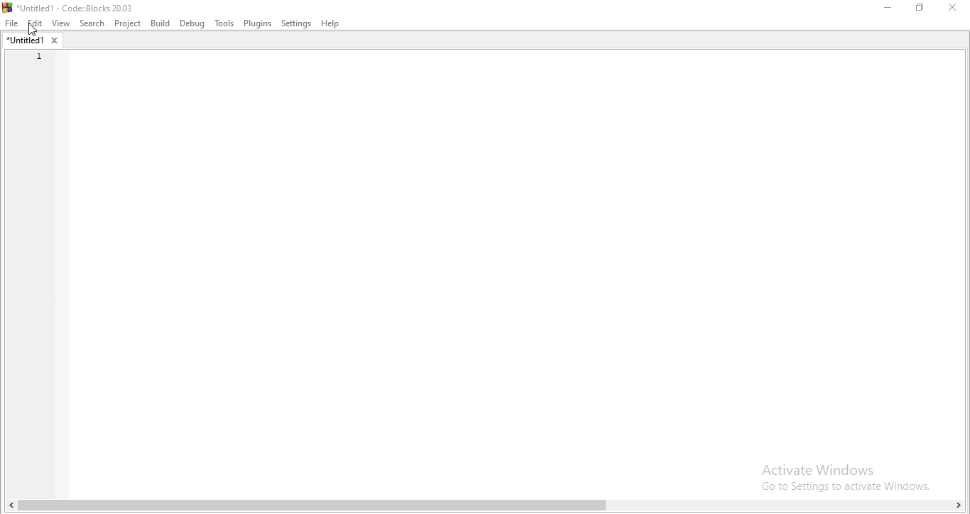 This screenshot has height=514, width=970. What do you see at coordinates (129, 23) in the screenshot?
I see `Project ` at bounding box center [129, 23].